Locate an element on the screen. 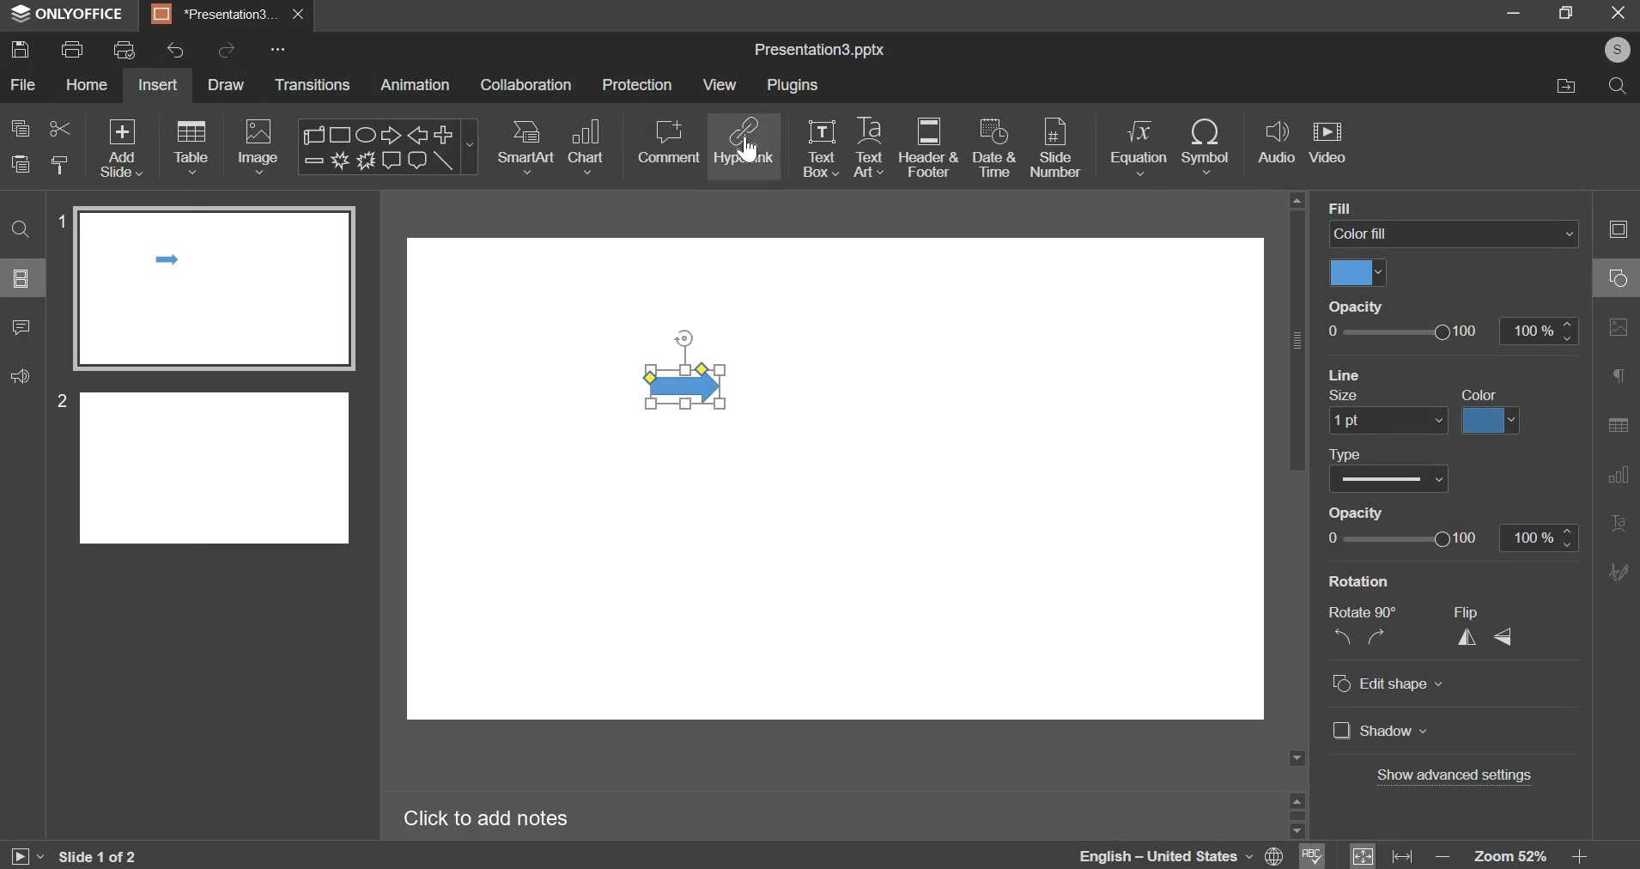 This screenshot has height=869, width=1640. fit to width is located at coordinates (1402, 857).